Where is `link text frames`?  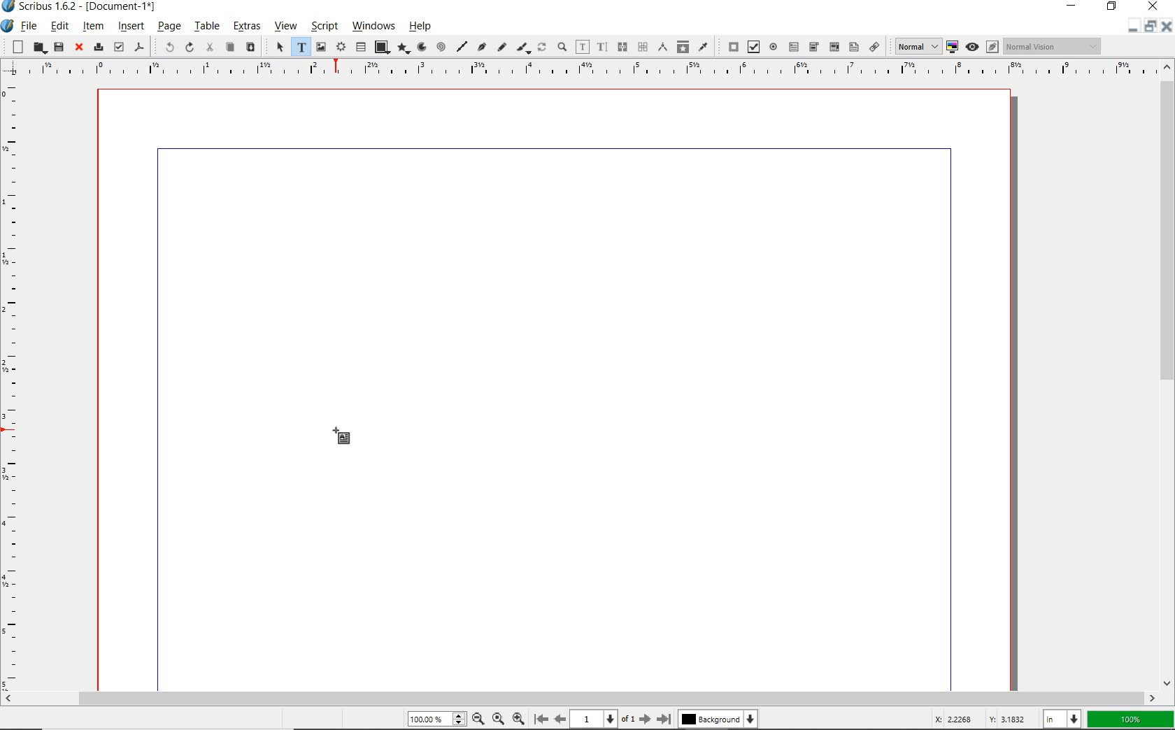
link text frames is located at coordinates (620, 47).